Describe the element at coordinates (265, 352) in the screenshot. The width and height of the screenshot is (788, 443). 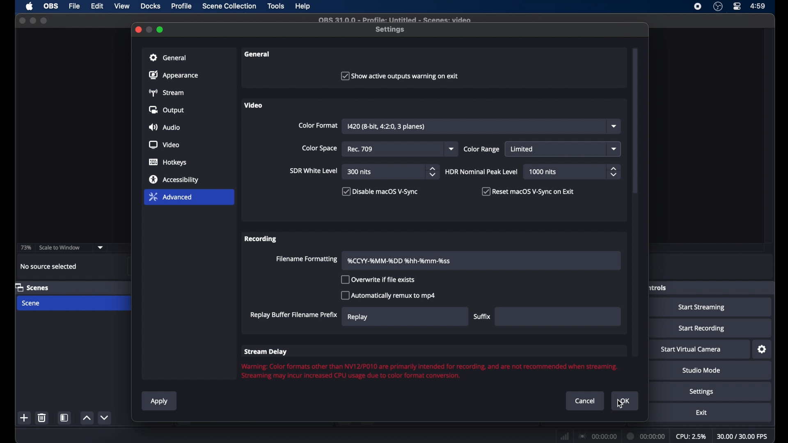
I see `stream delay` at that location.